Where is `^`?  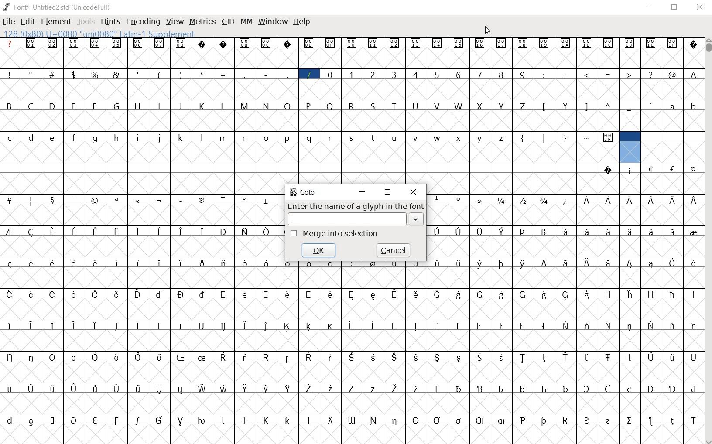
^ is located at coordinates (609, 106).